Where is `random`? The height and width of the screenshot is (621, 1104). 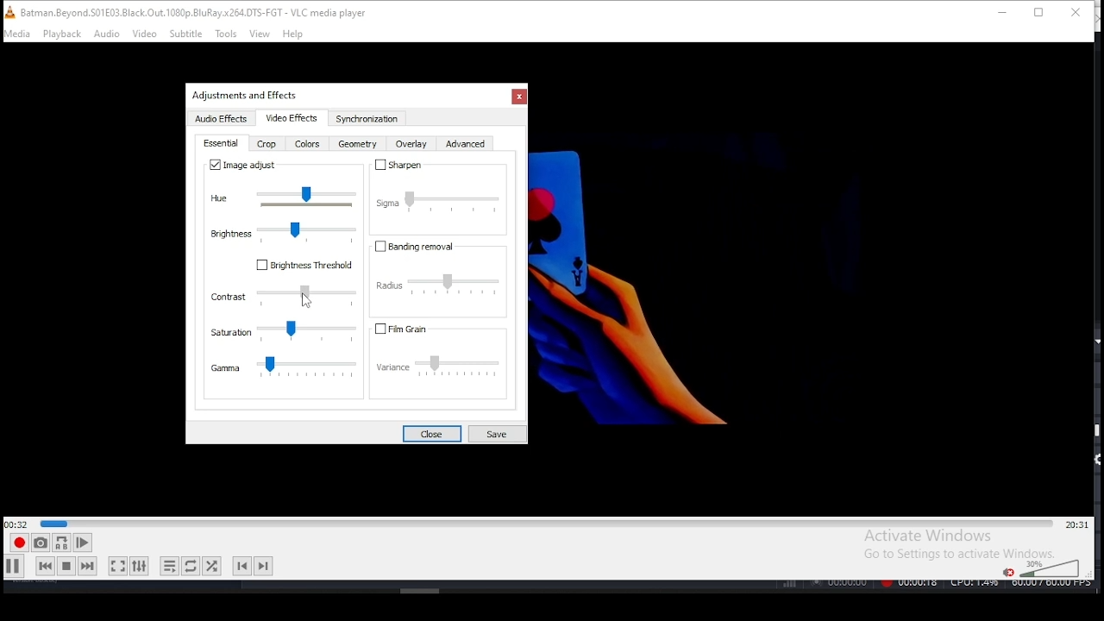 random is located at coordinates (212, 565).